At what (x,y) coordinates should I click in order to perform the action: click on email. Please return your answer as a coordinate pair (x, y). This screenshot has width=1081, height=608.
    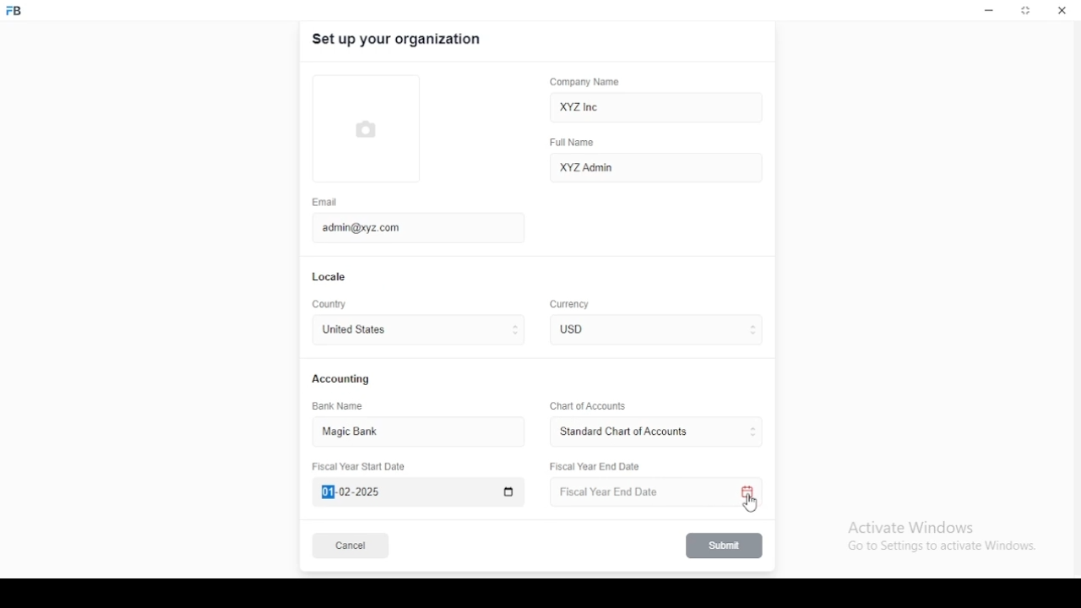
    Looking at the image, I should click on (325, 202).